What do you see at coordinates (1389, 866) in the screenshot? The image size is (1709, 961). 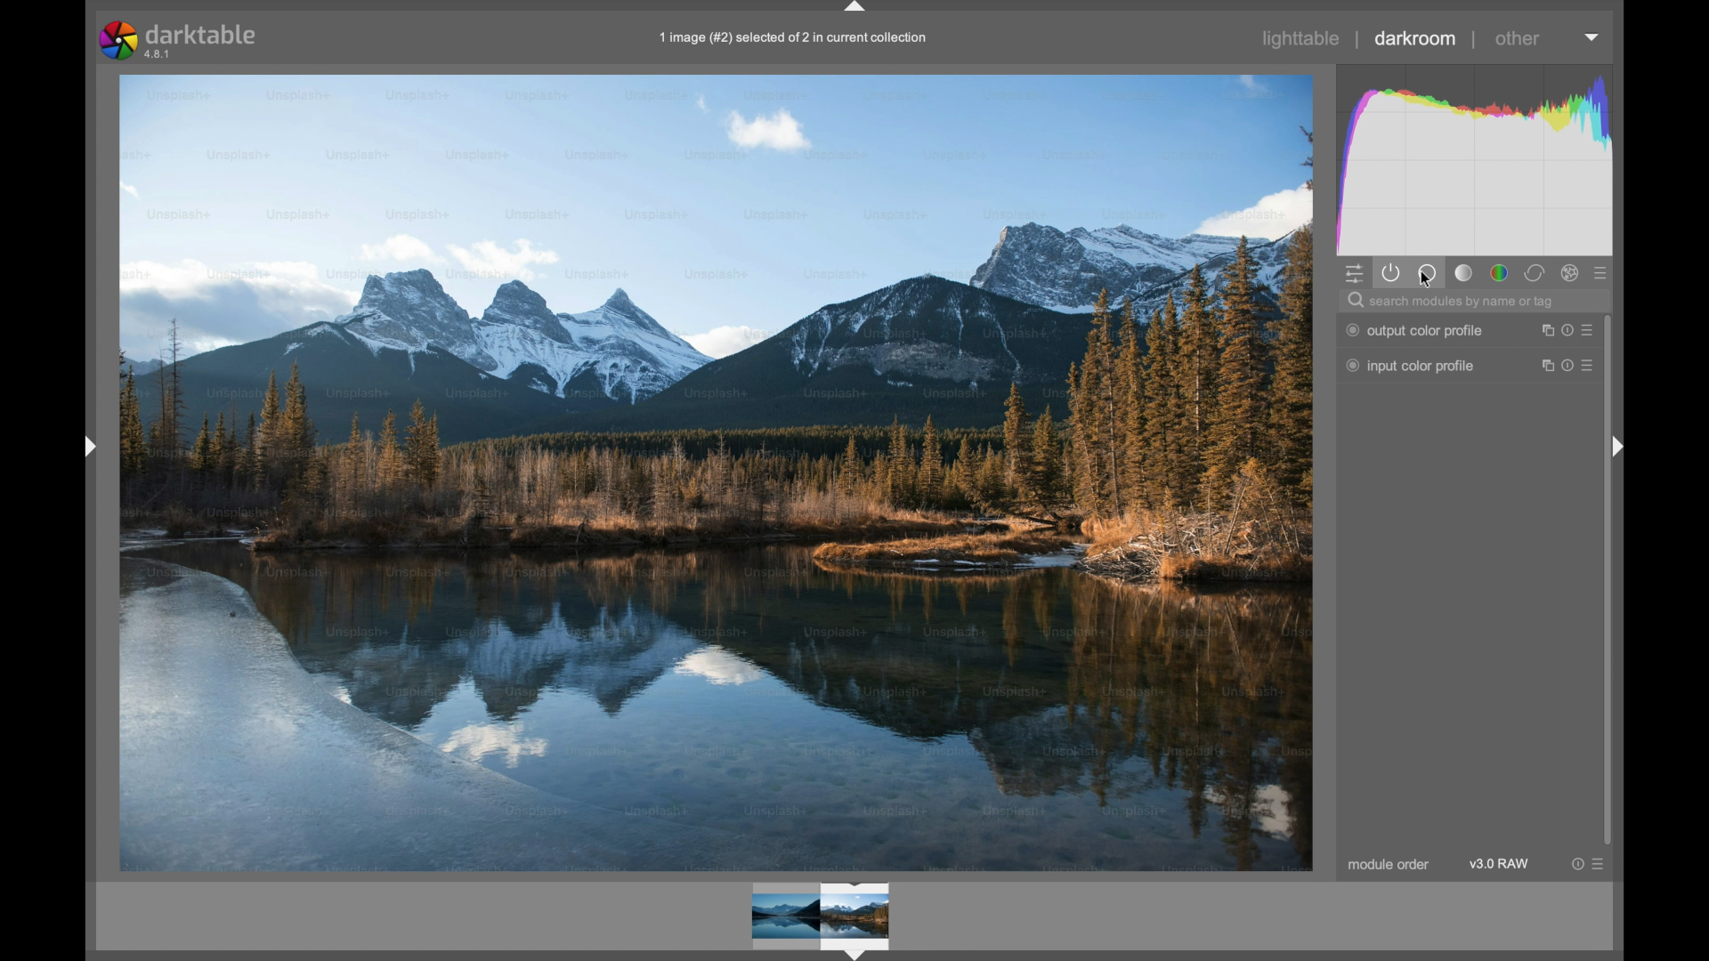 I see `module order` at bounding box center [1389, 866].